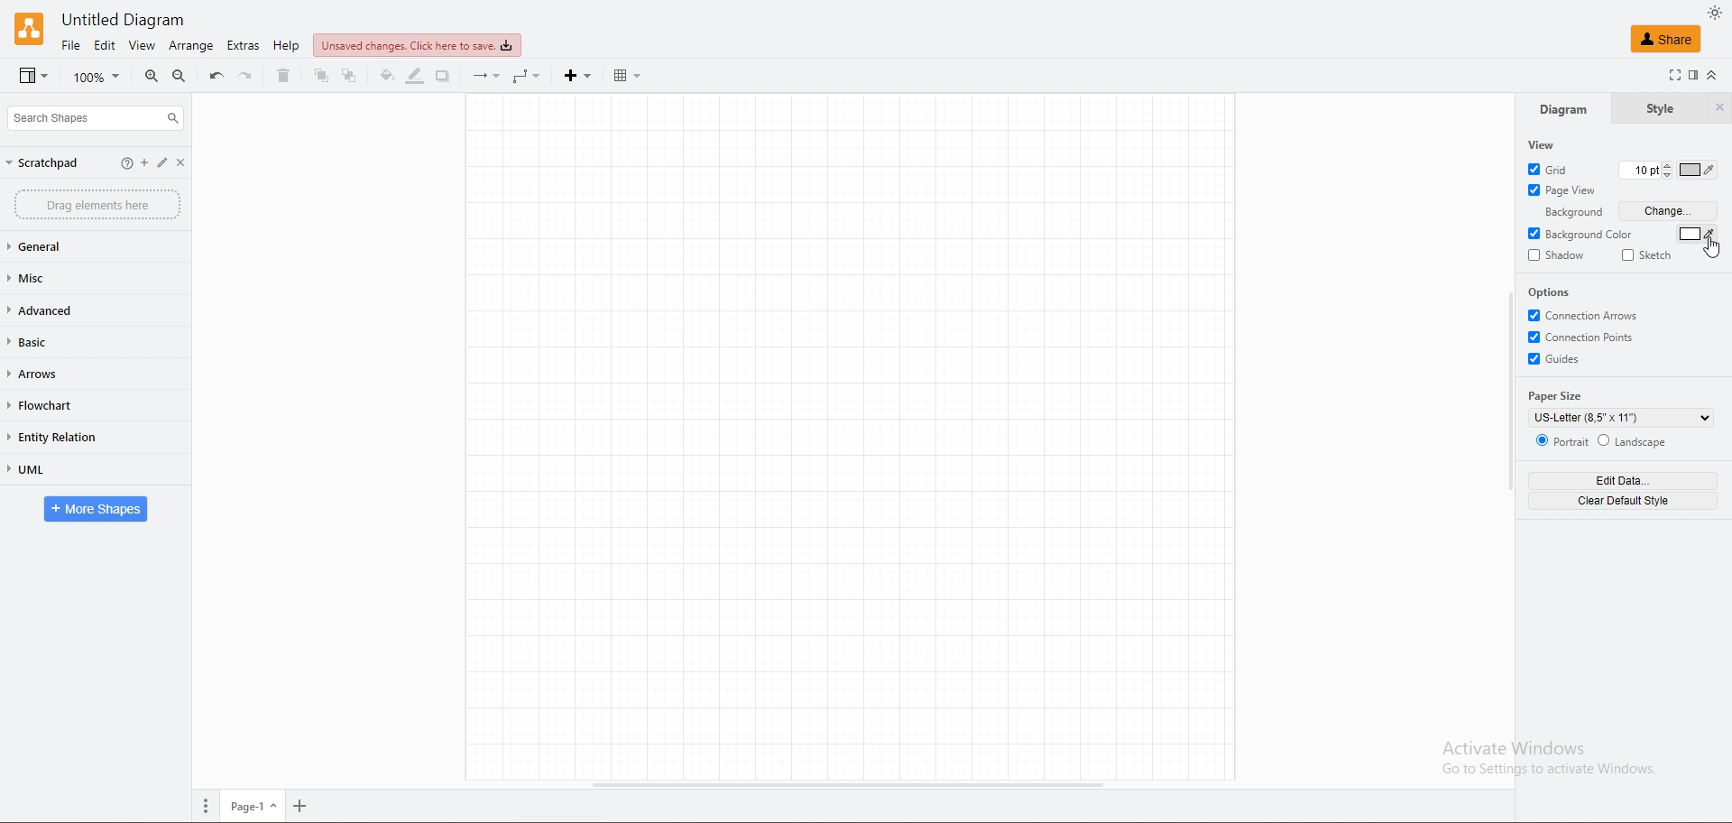 This screenshot has height=823, width=1732. Describe the element at coordinates (29, 28) in the screenshot. I see `draw.io logo` at that location.